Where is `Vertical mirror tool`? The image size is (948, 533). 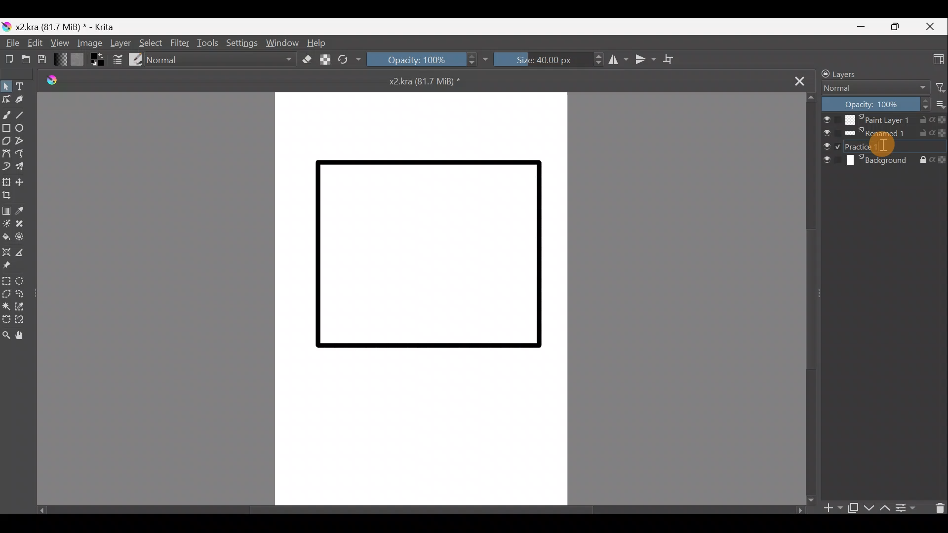
Vertical mirror tool is located at coordinates (645, 56).